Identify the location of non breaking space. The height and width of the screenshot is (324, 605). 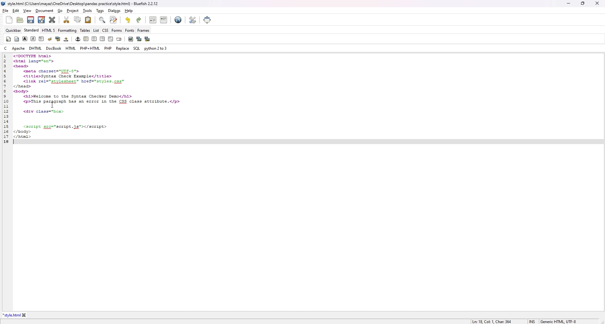
(66, 39).